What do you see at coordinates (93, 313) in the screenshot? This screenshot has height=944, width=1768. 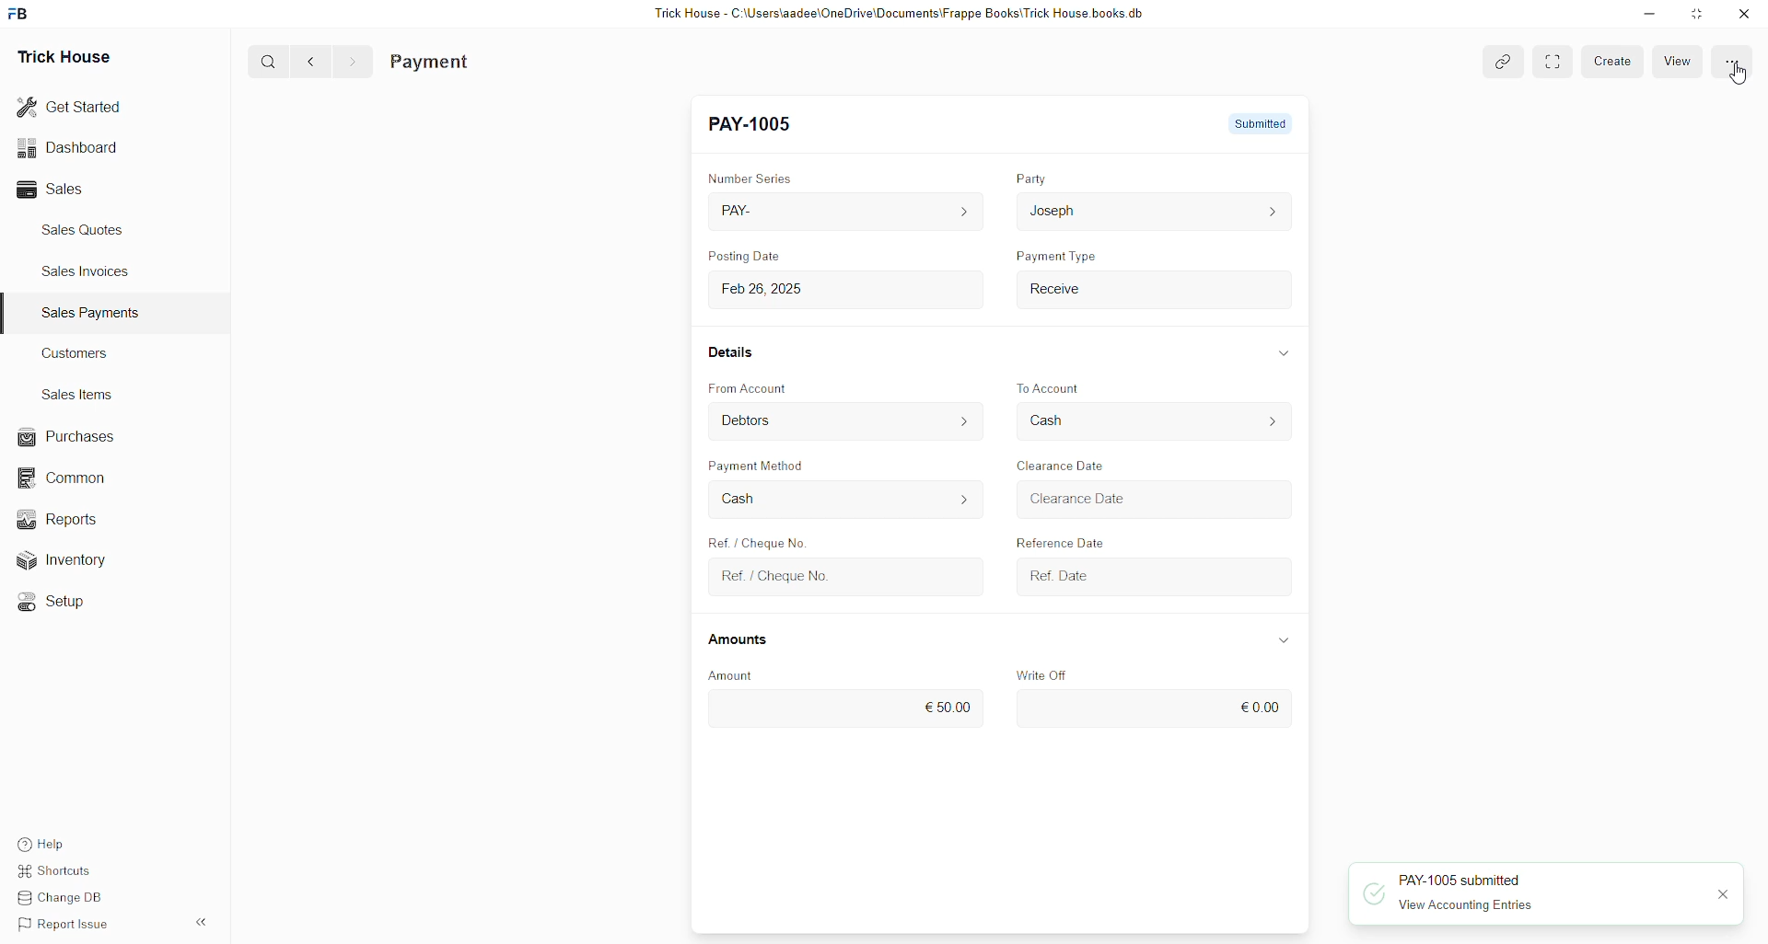 I see `Sales Payments` at bounding box center [93, 313].